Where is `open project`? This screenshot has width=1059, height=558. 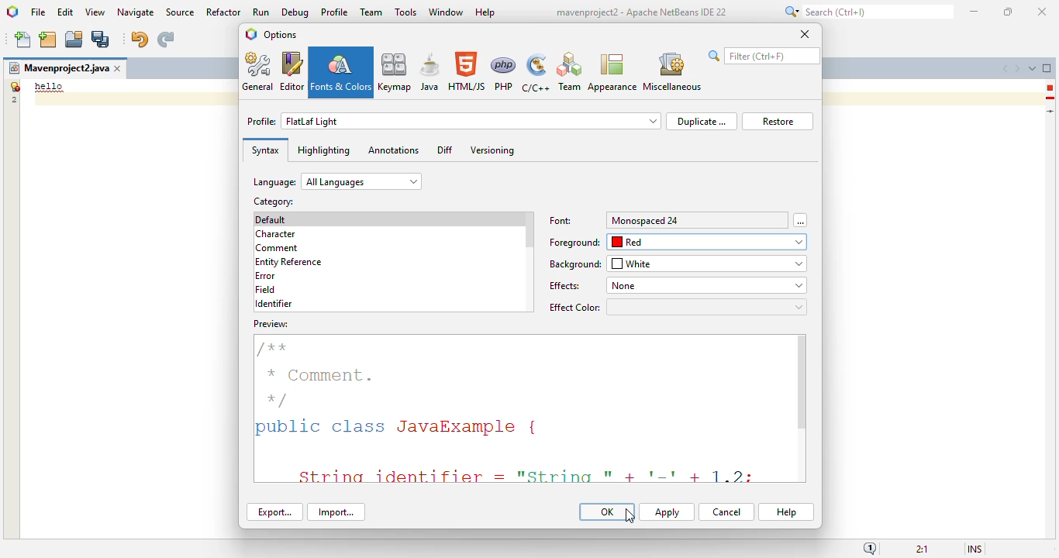
open project is located at coordinates (74, 40).